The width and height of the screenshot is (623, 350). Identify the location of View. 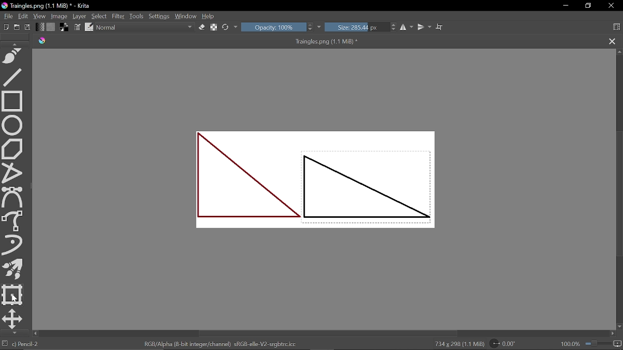
(40, 17).